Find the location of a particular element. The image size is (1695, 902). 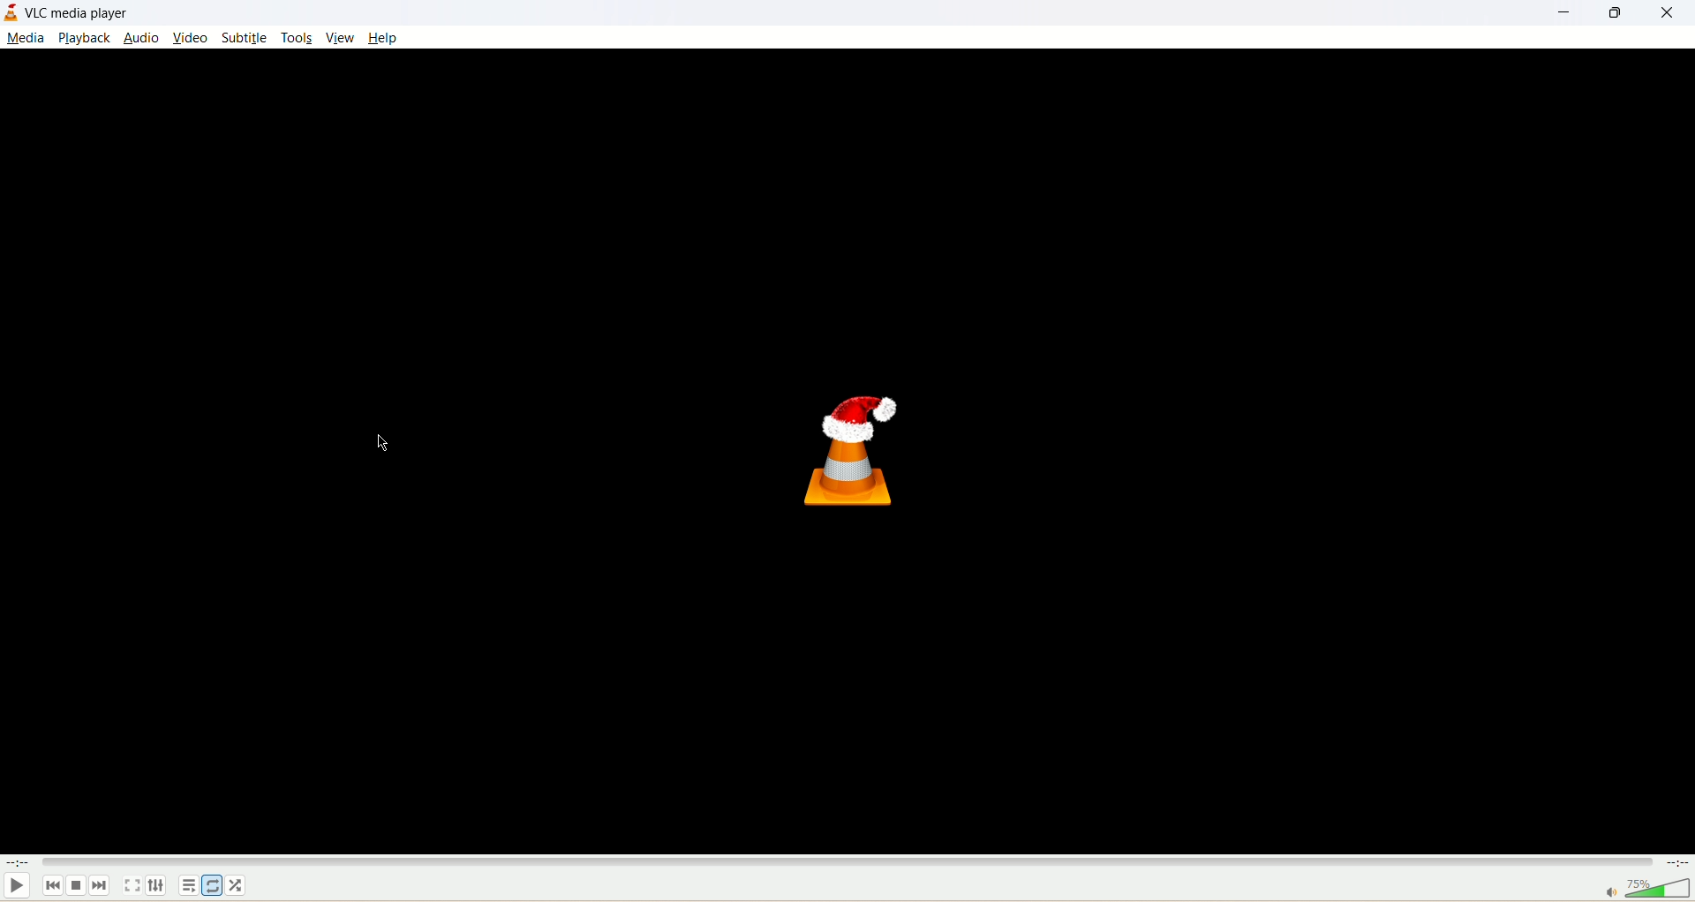

help is located at coordinates (384, 39).